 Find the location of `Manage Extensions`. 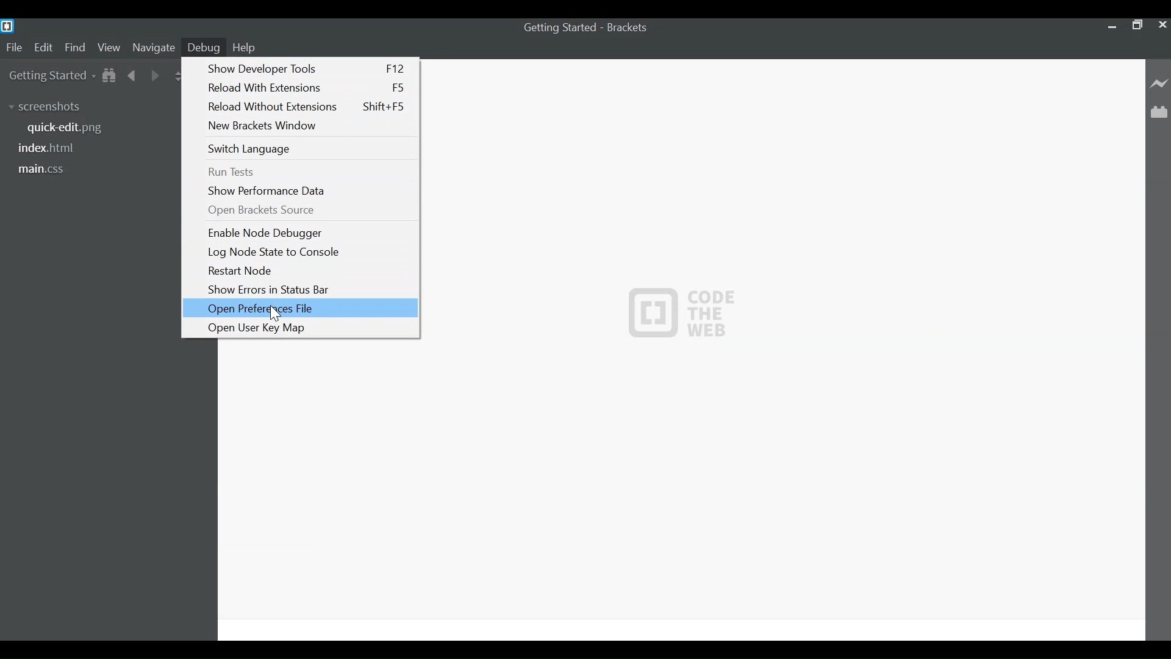

Manage Extensions is located at coordinates (1159, 112).